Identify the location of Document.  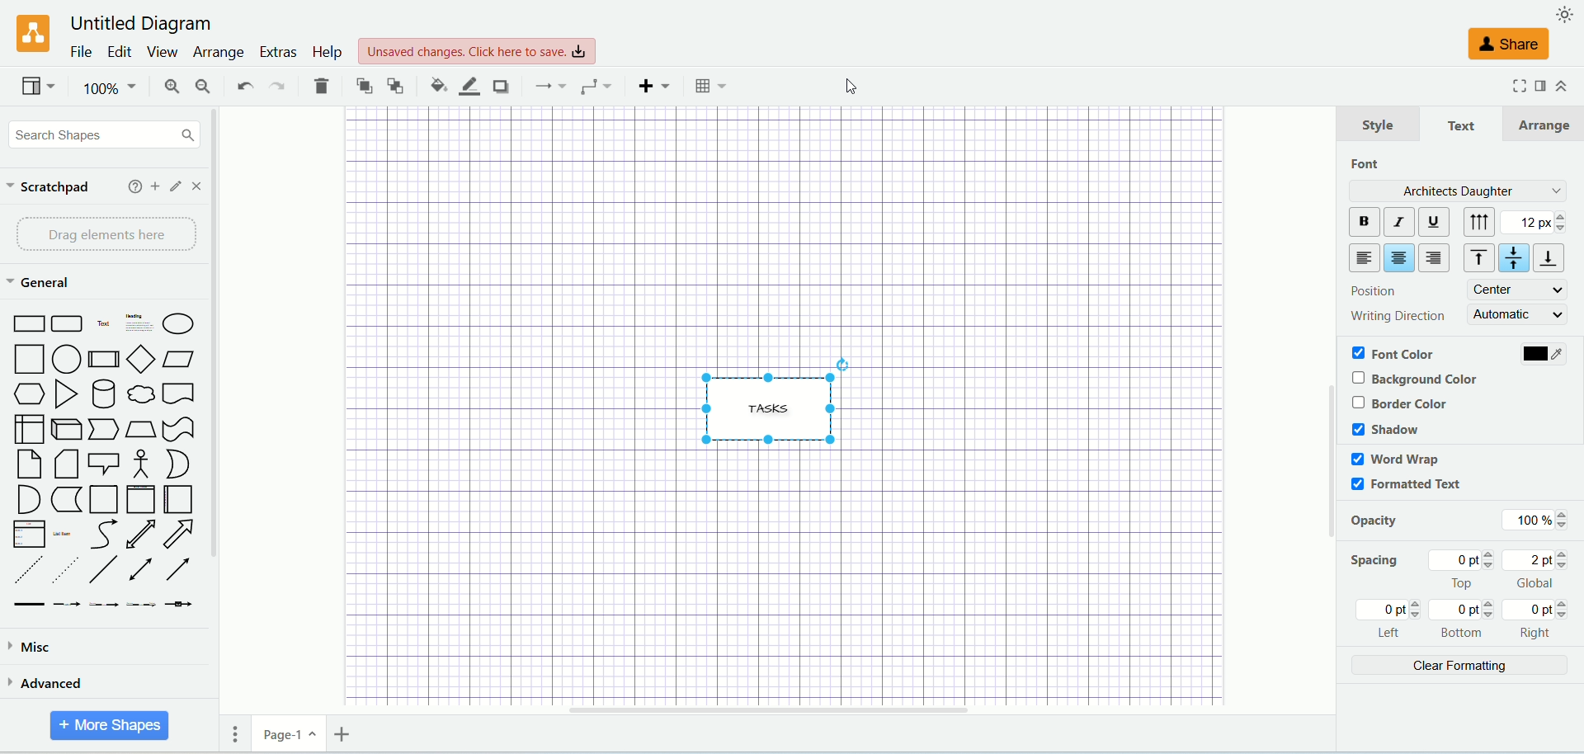
(179, 393).